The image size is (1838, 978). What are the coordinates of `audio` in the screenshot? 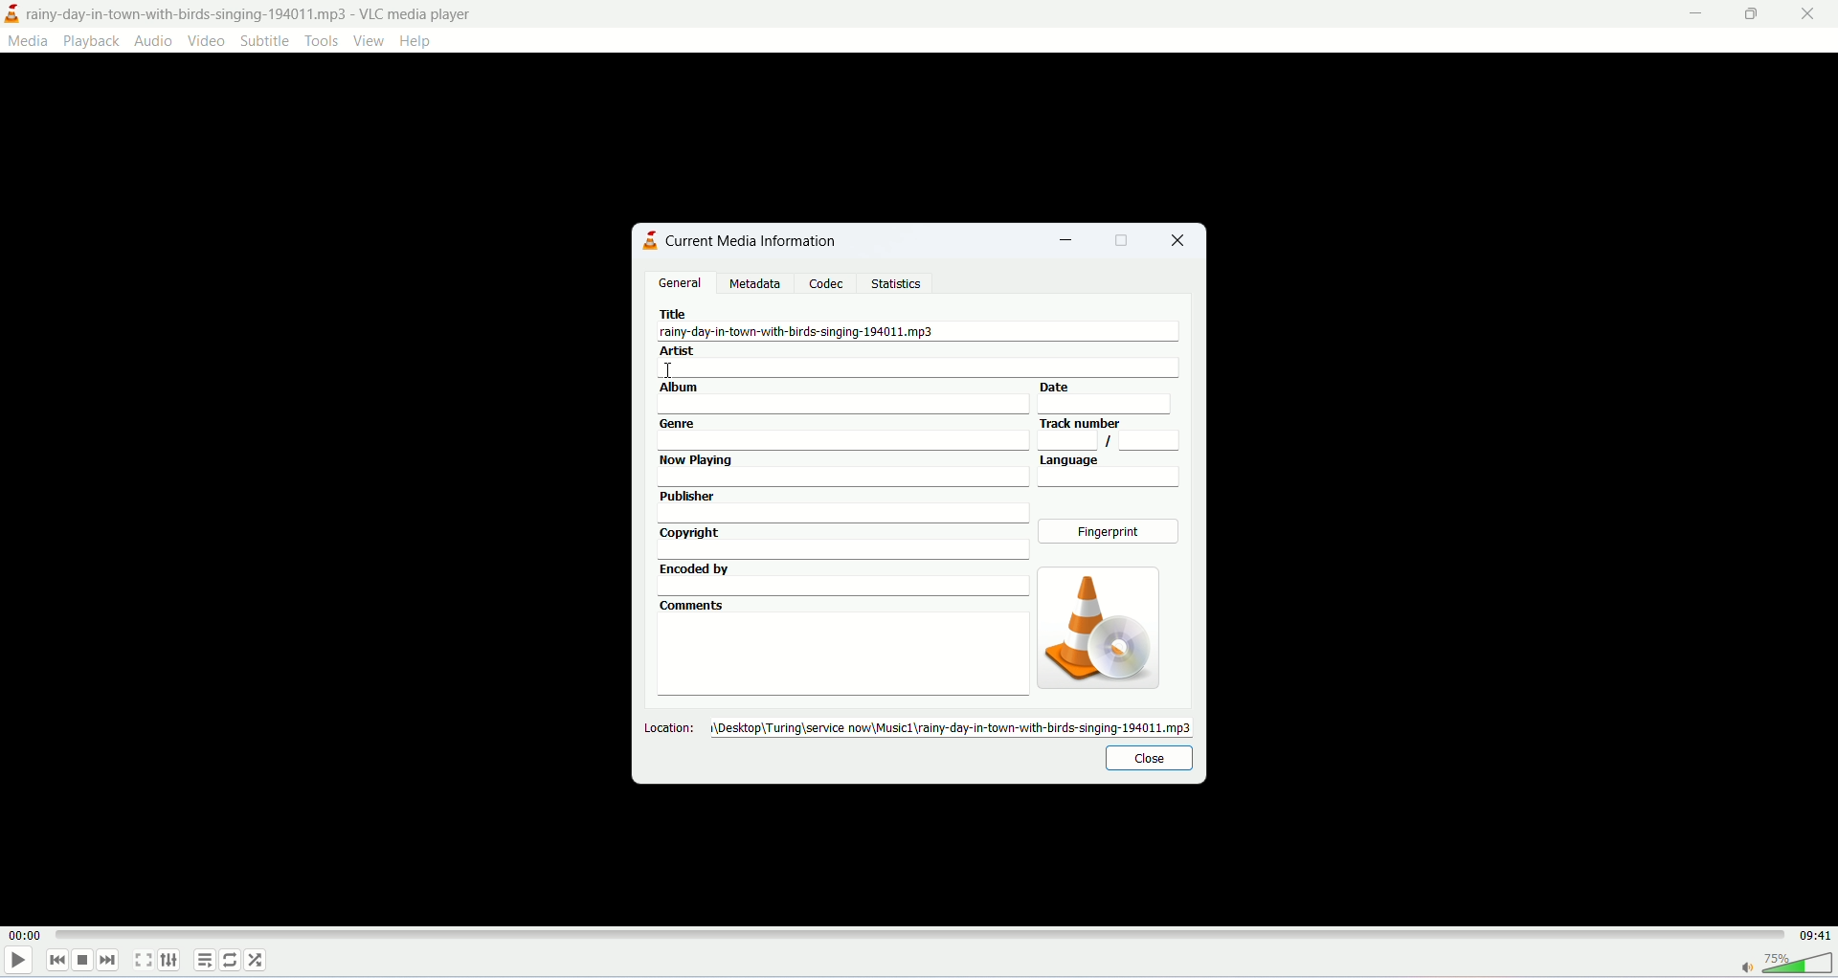 It's located at (155, 40).